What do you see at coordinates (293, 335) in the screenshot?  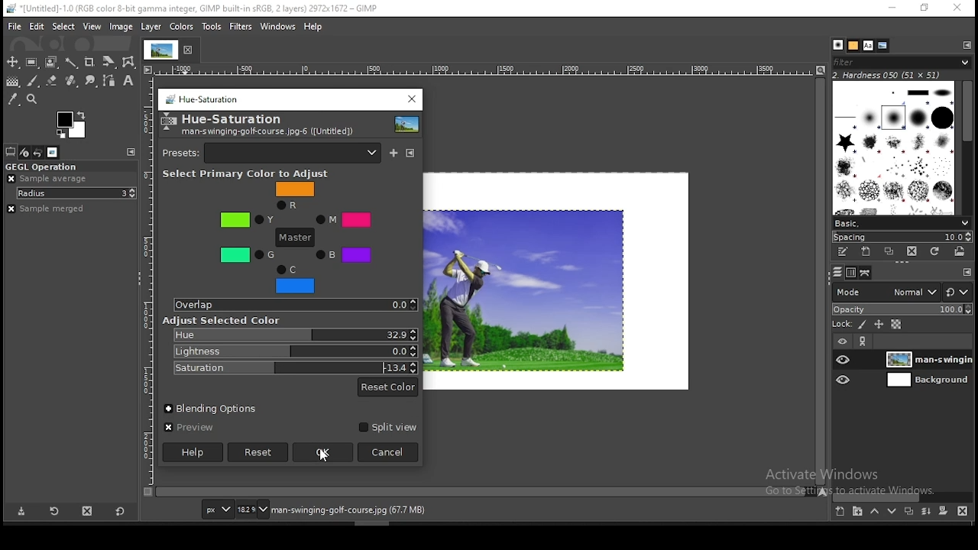 I see `hue` at bounding box center [293, 335].